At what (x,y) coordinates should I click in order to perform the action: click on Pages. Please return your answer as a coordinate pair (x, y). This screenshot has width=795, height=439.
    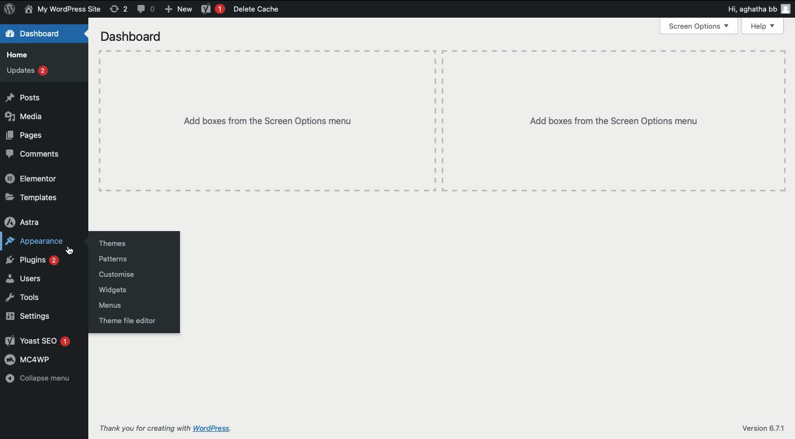
    Looking at the image, I should click on (33, 137).